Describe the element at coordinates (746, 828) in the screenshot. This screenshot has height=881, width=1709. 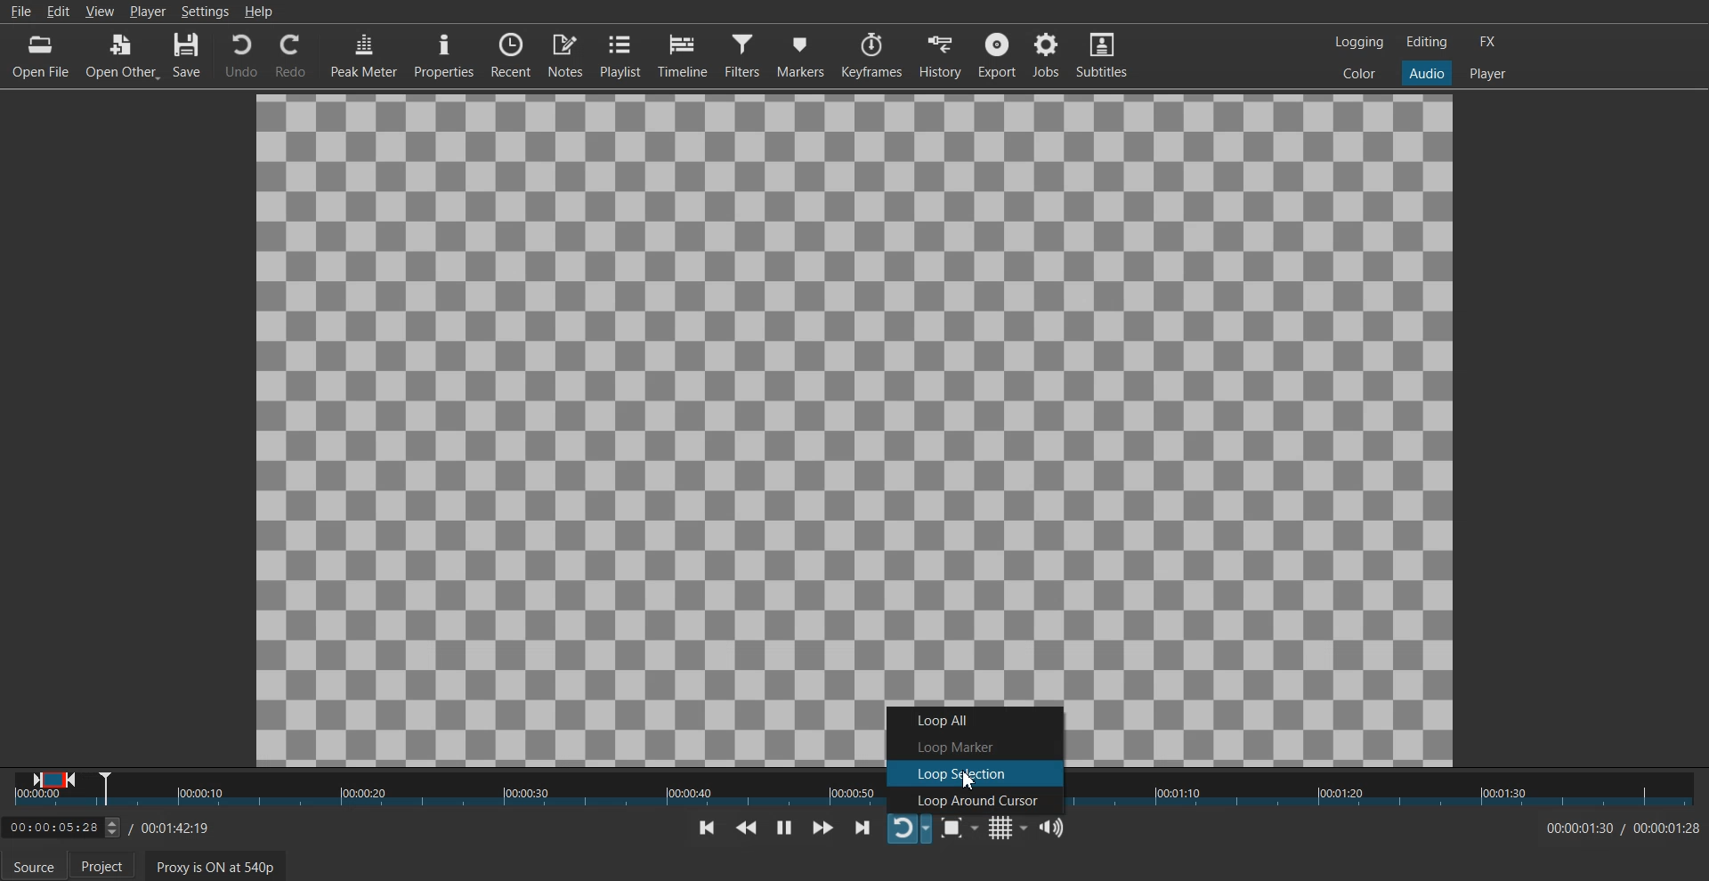
I see `Play Quickly Backwards` at that location.